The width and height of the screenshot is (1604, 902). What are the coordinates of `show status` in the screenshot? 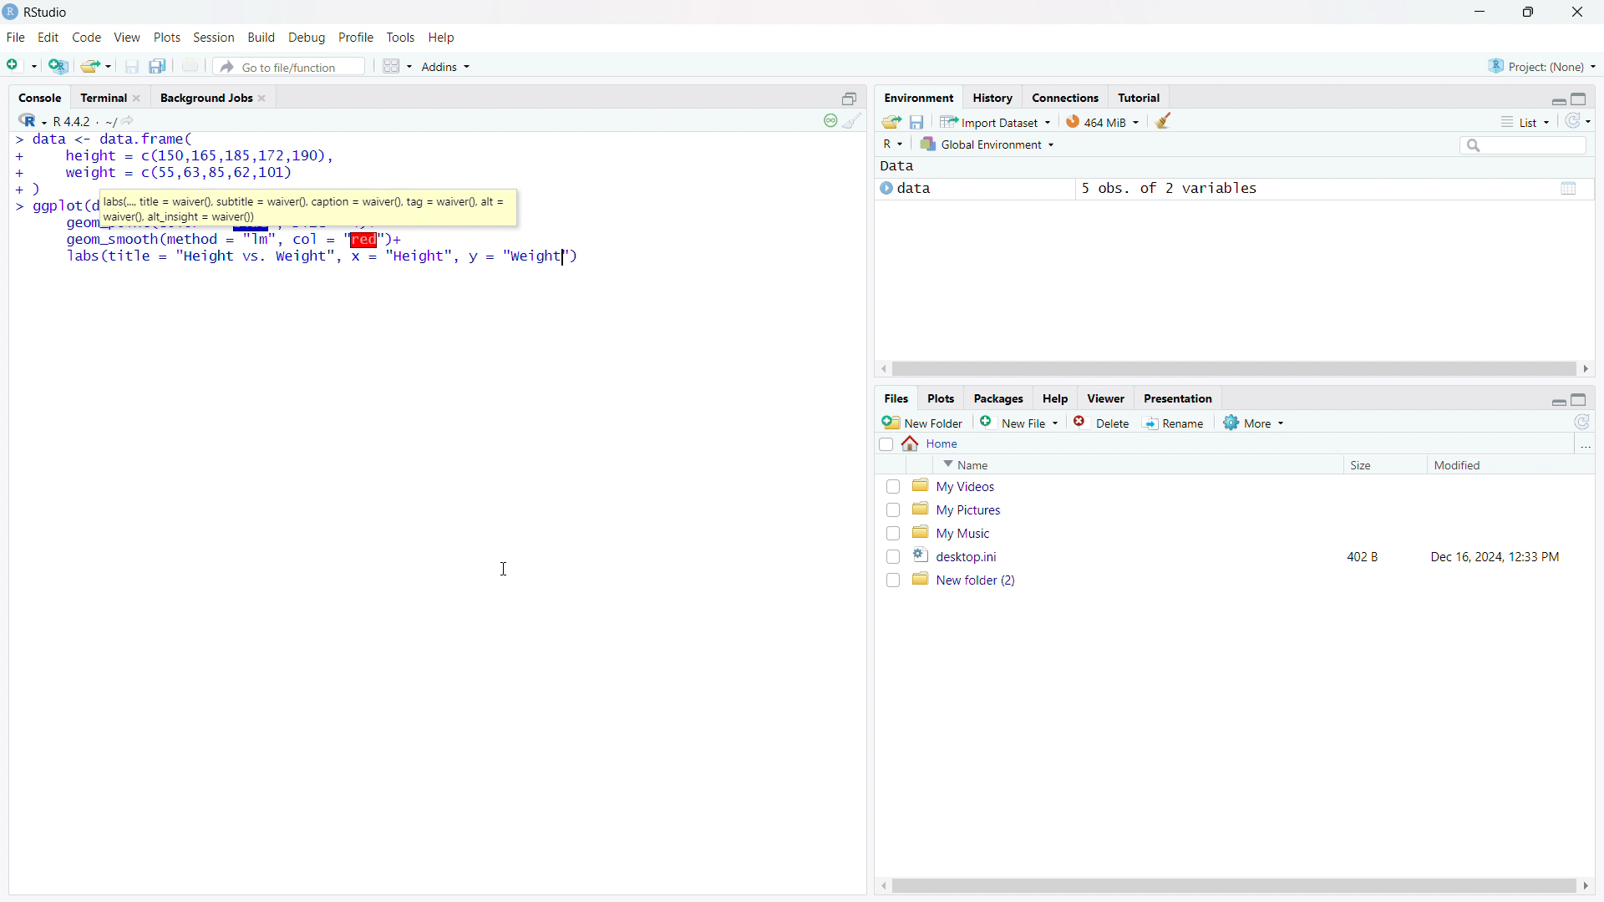 It's located at (830, 120).